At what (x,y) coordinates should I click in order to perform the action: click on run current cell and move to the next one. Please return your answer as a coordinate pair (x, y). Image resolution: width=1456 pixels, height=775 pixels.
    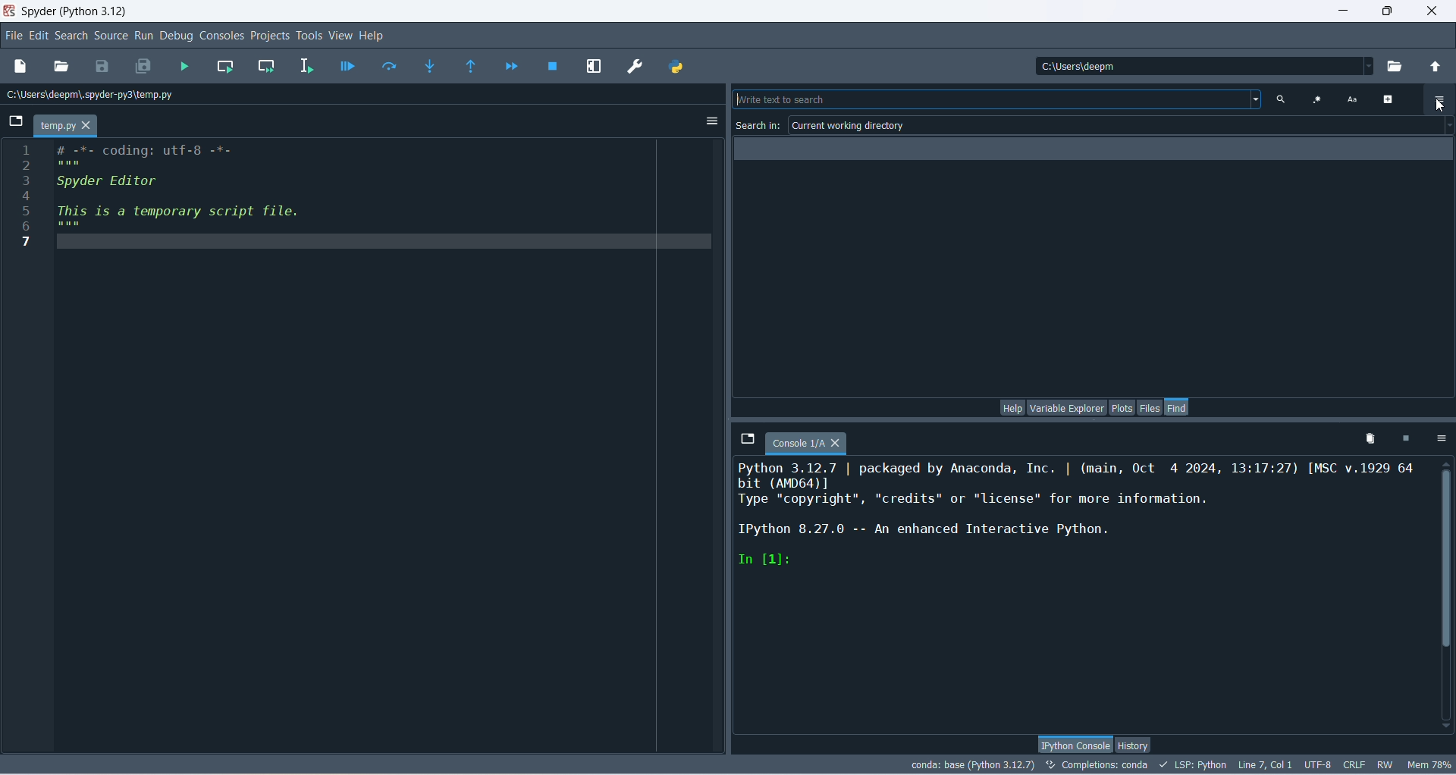
    Looking at the image, I should click on (266, 65).